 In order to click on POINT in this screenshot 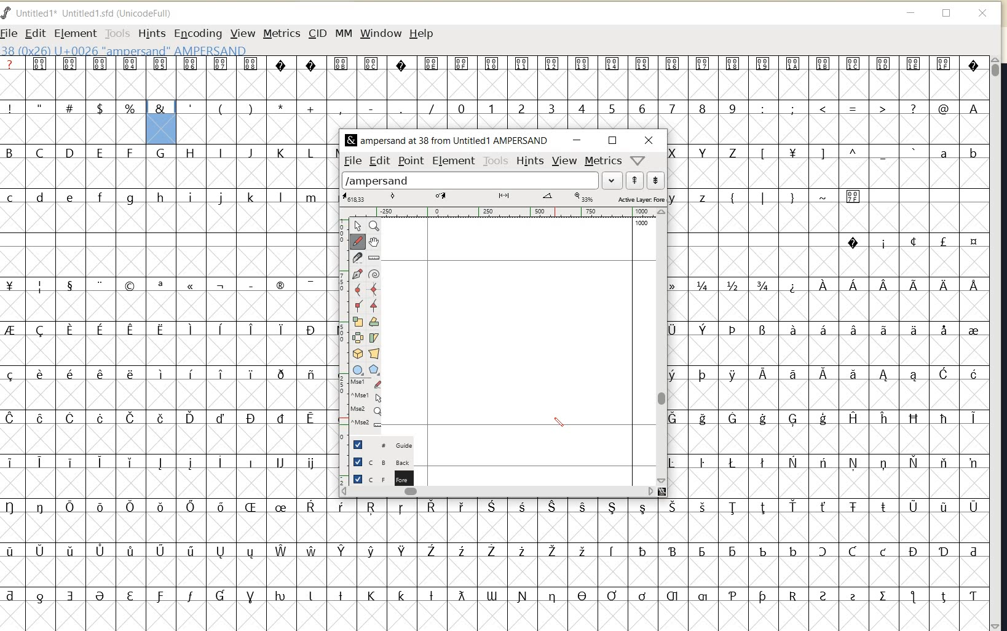, I will do `click(413, 161)`.